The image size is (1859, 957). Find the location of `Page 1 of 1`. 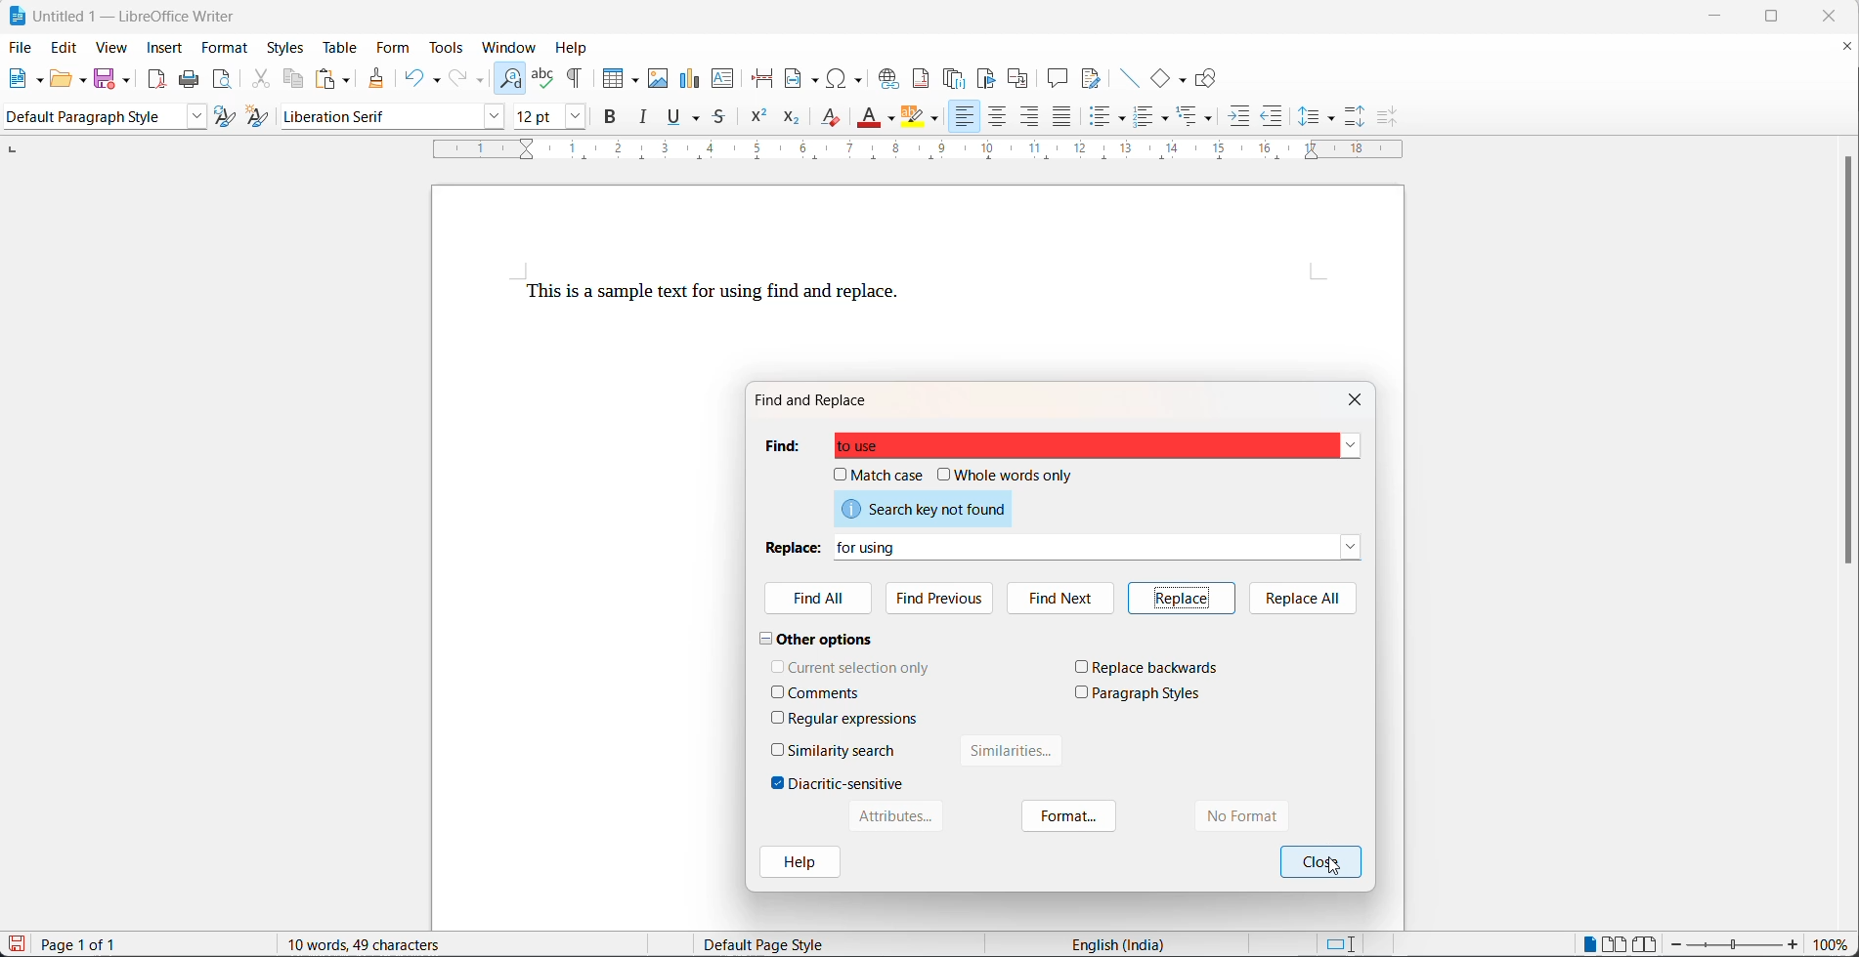

Page 1 of 1 is located at coordinates (85, 944).